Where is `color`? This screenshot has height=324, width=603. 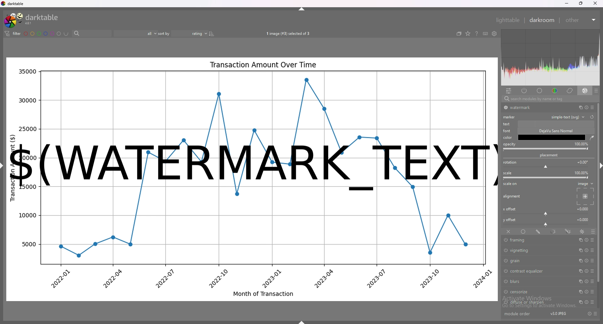 color is located at coordinates (554, 91).